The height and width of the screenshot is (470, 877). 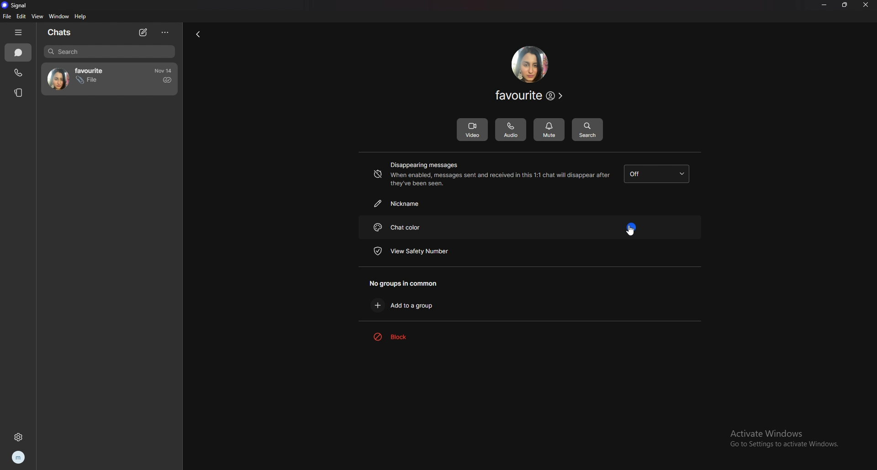 I want to click on nickname, so click(x=409, y=204).